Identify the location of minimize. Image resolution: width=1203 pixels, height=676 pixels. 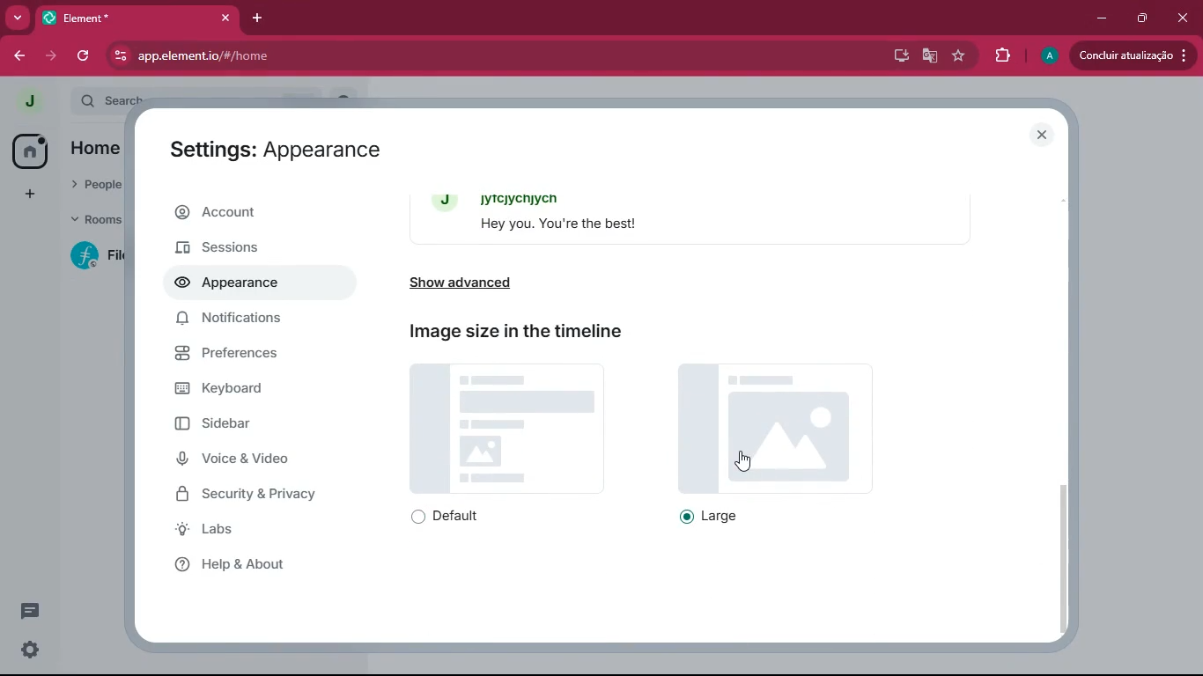
(1103, 17).